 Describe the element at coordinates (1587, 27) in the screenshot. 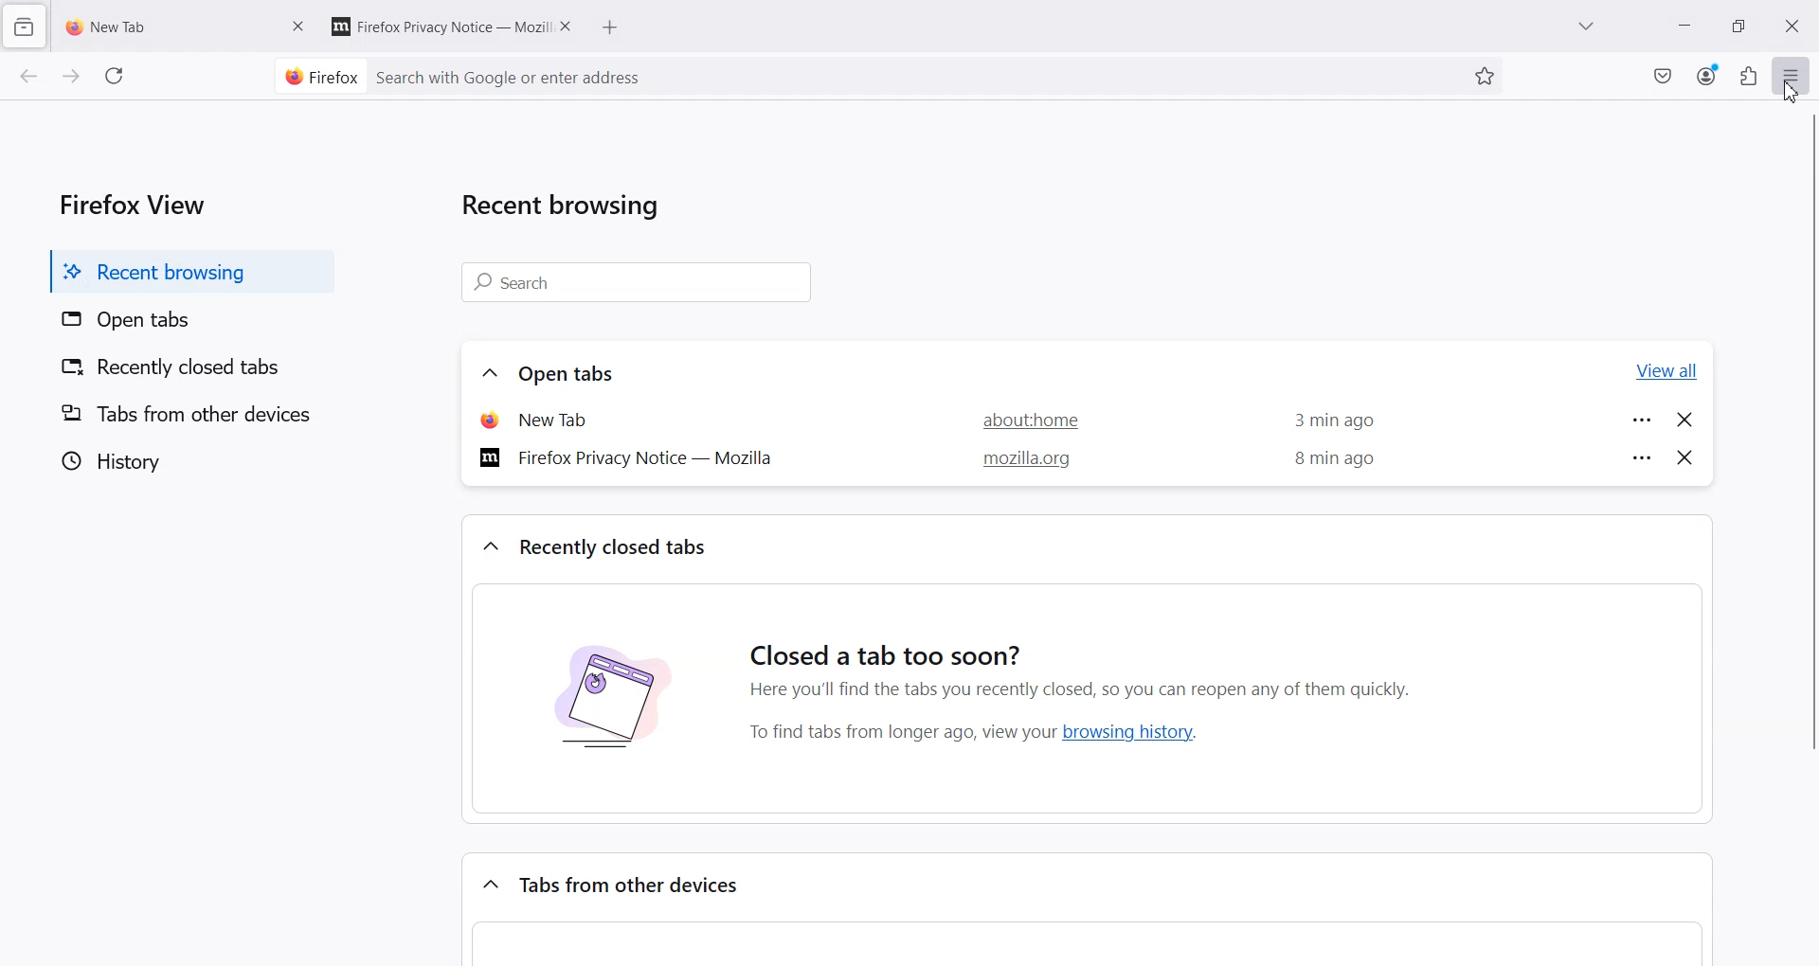

I see `List all tab` at that location.